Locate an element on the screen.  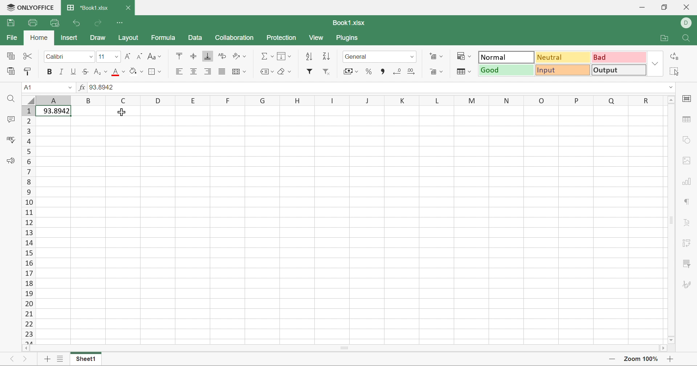
Column Names is located at coordinates (350, 100).